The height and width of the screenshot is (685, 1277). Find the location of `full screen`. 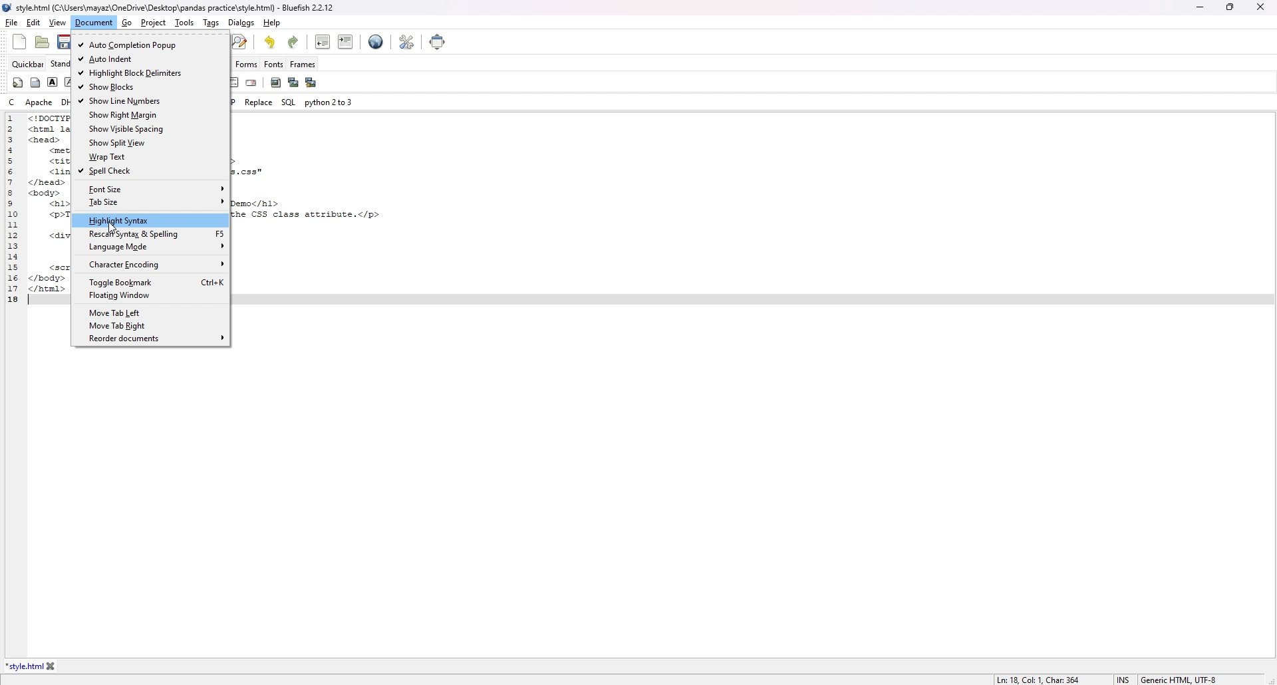

full screen is located at coordinates (436, 41).